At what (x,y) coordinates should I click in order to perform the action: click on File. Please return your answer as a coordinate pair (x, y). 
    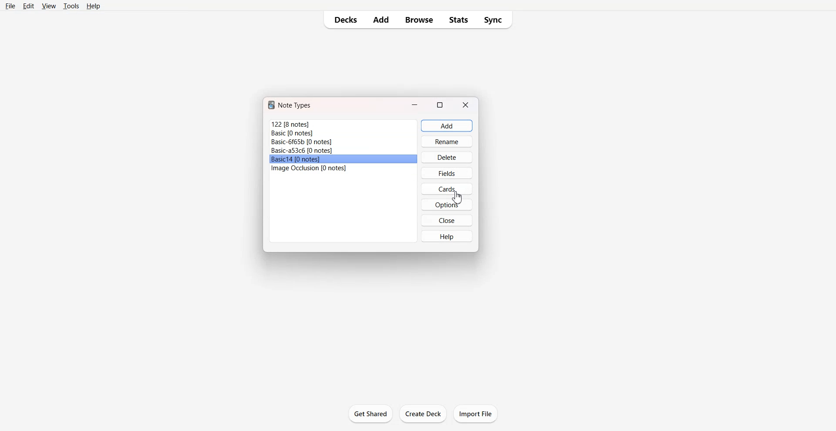
    Looking at the image, I should click on (344, 133).